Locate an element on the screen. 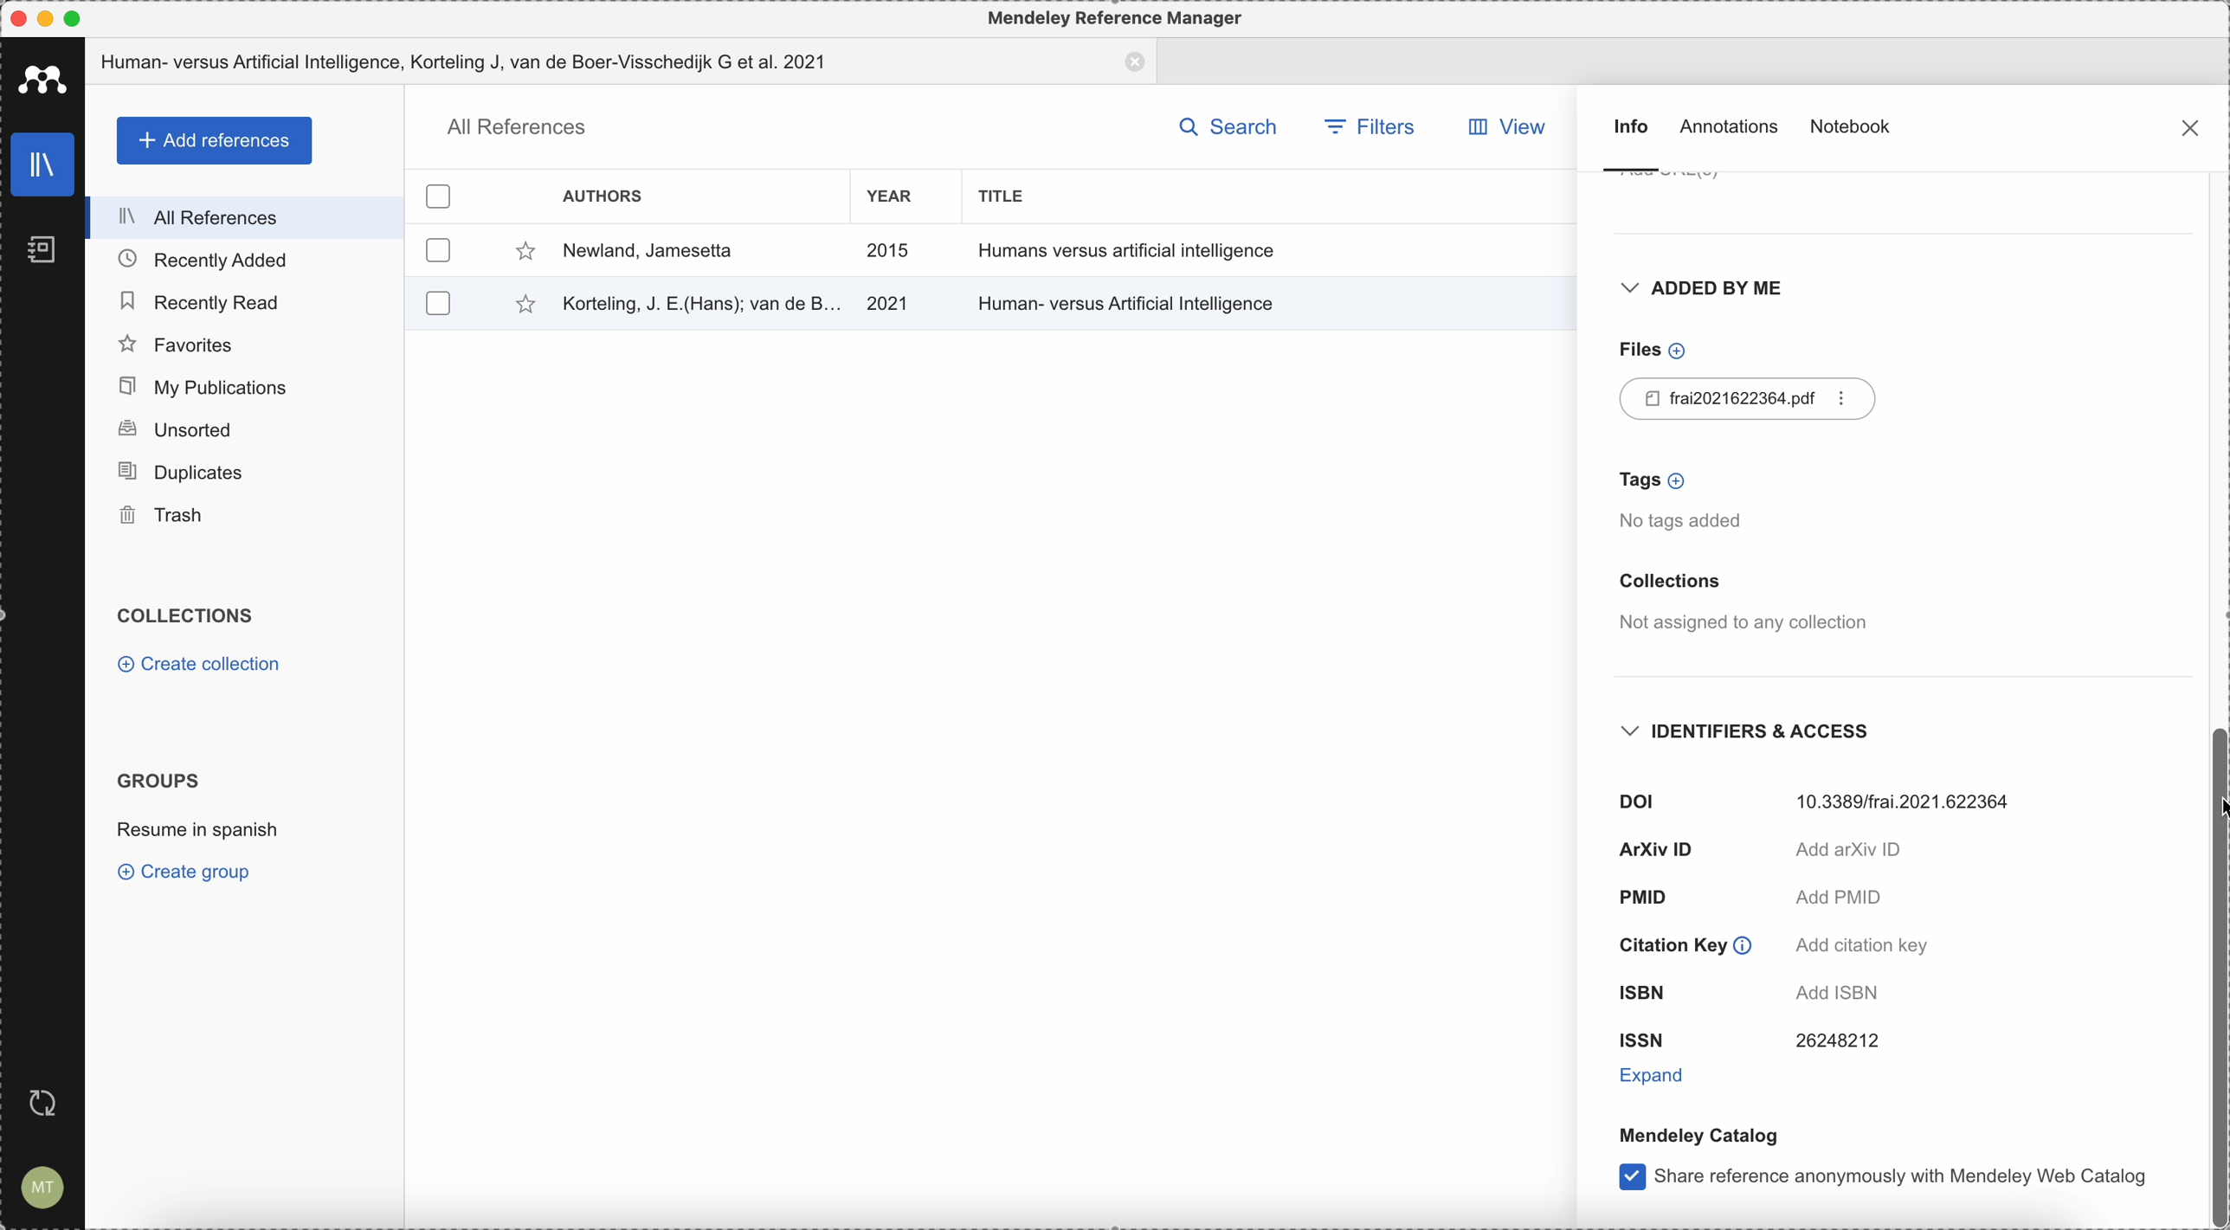 The width and height of the screenshot is (2230, 1230). favorites is located at coordinates (246, 343).